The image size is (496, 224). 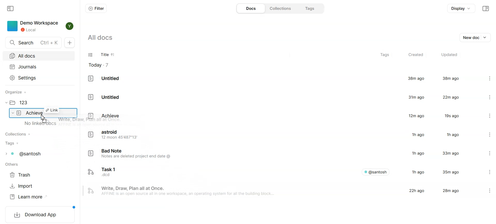 What do you see at coordinates (20, 134) in the screenshot?
I see `Collections` at bounding box center [20, 134].